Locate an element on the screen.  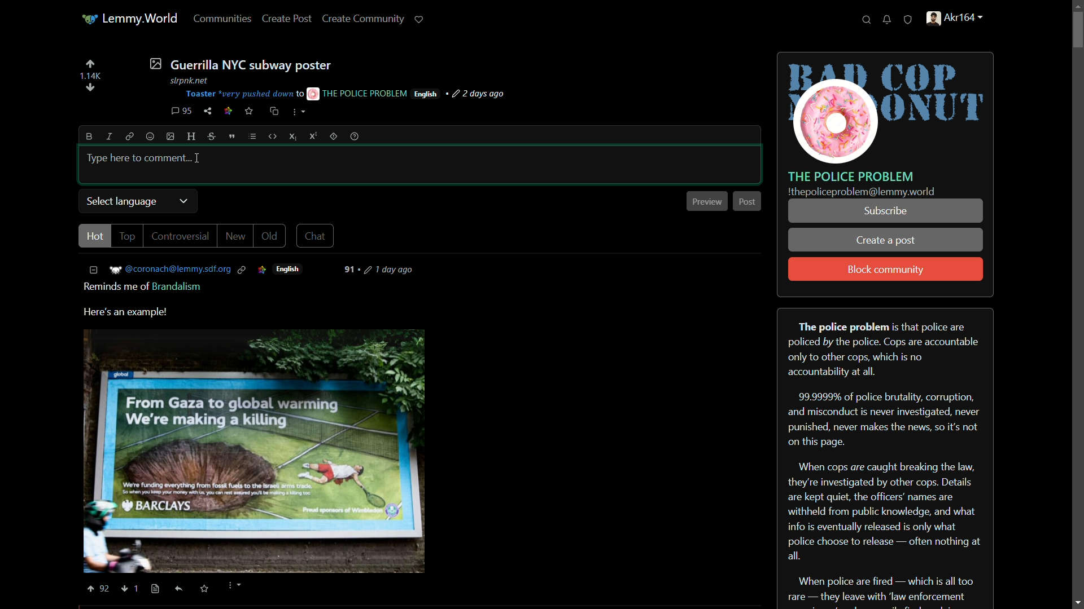
post-title is located at coordinates (240, 64).